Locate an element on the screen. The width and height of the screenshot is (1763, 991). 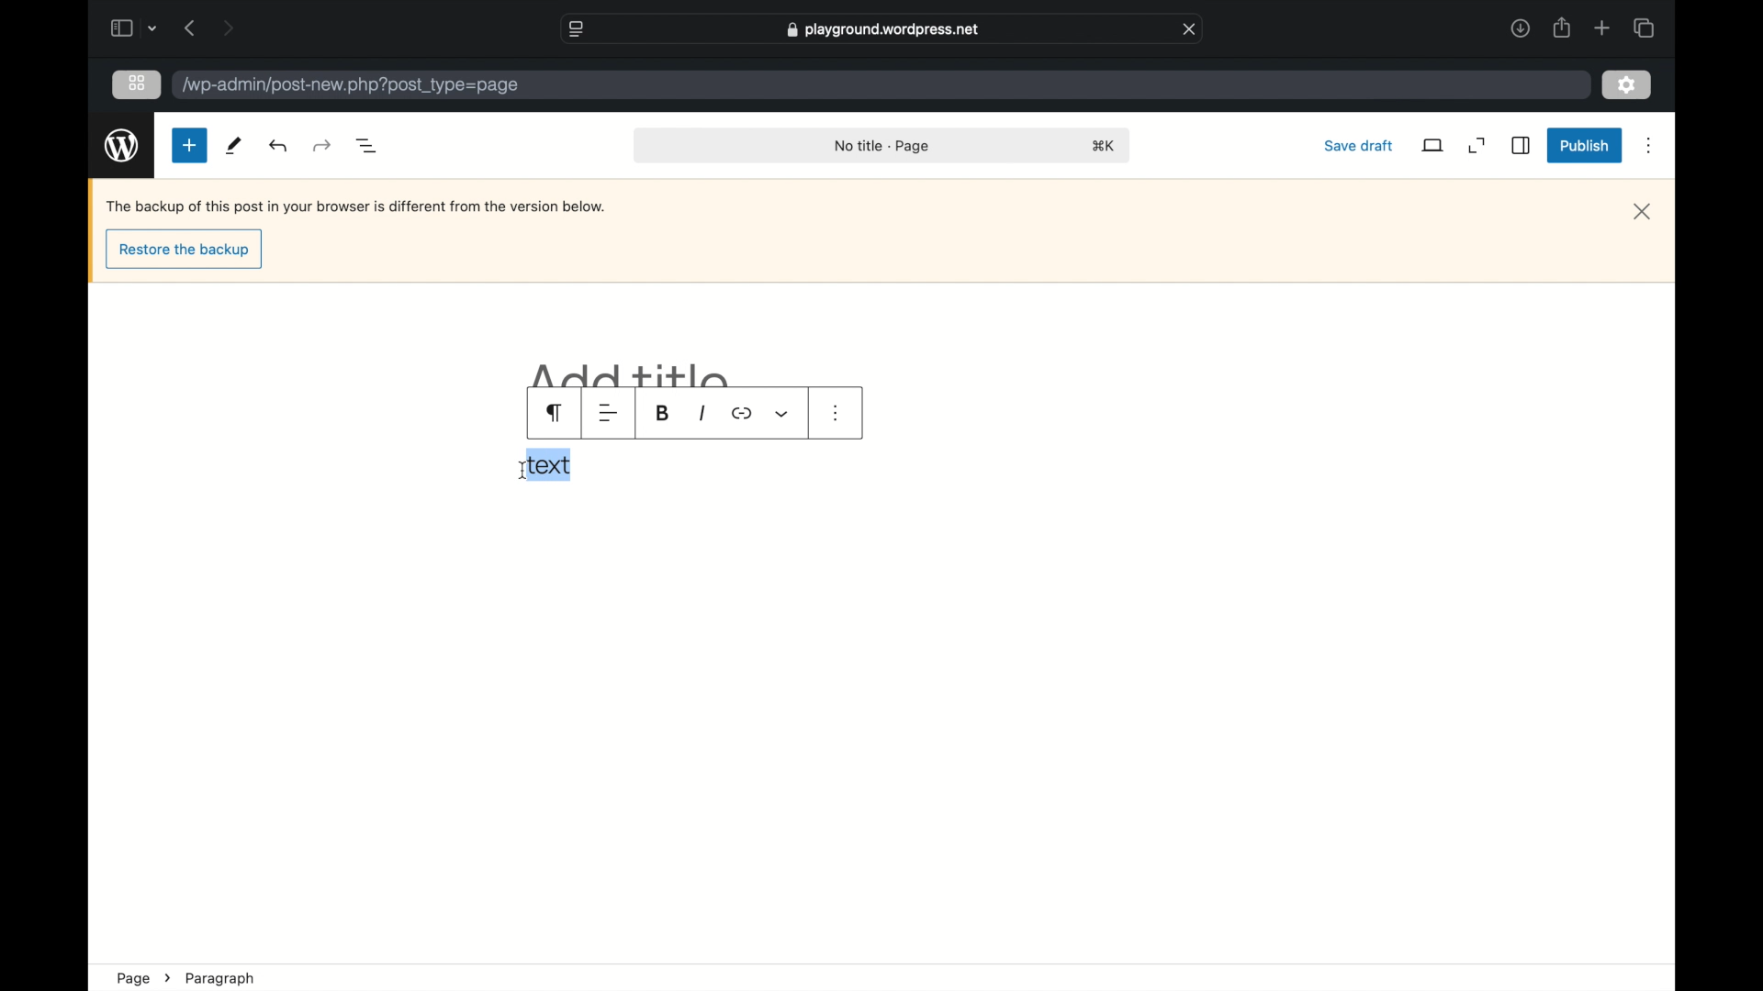
I beam cursor is located at coordinates (523, 470).